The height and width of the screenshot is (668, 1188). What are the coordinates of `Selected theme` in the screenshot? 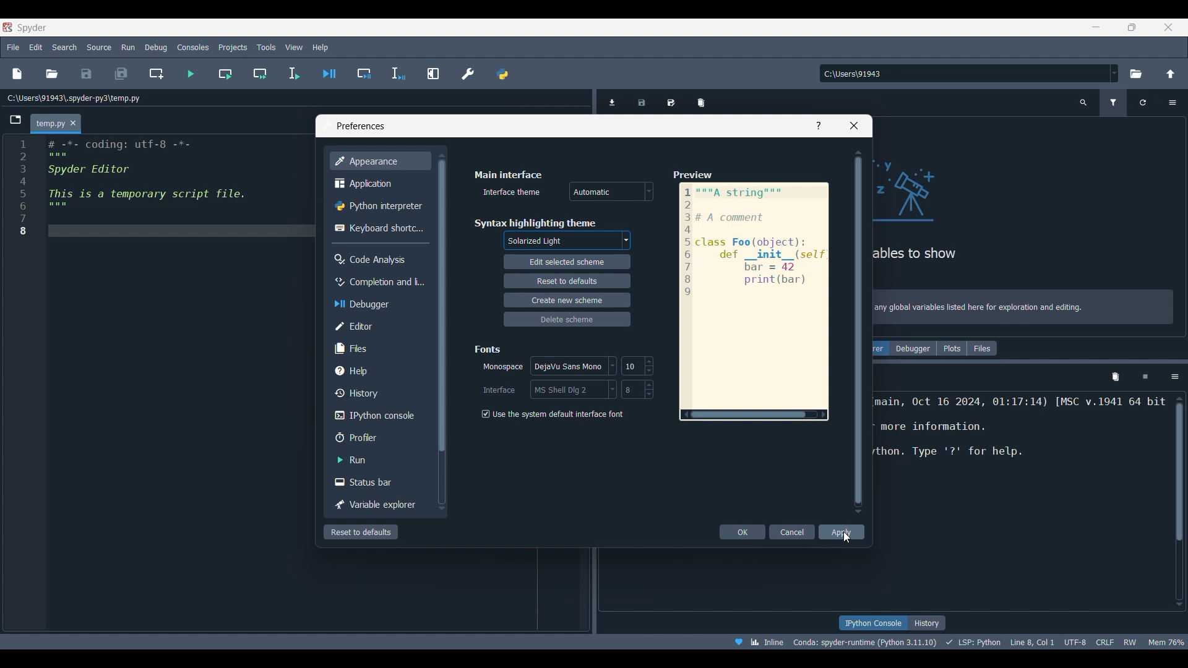 It's located at (569, 240).